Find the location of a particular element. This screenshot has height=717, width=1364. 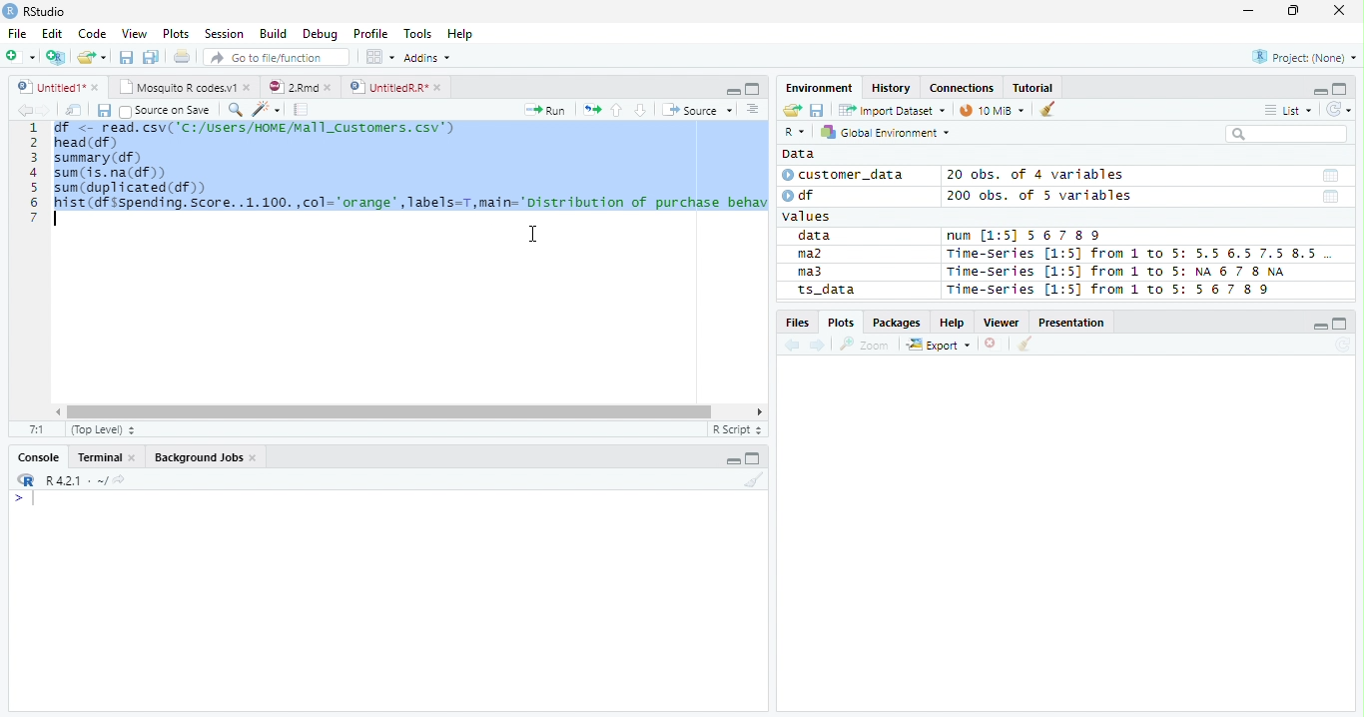

Plots is located at coordinates (176, 34).